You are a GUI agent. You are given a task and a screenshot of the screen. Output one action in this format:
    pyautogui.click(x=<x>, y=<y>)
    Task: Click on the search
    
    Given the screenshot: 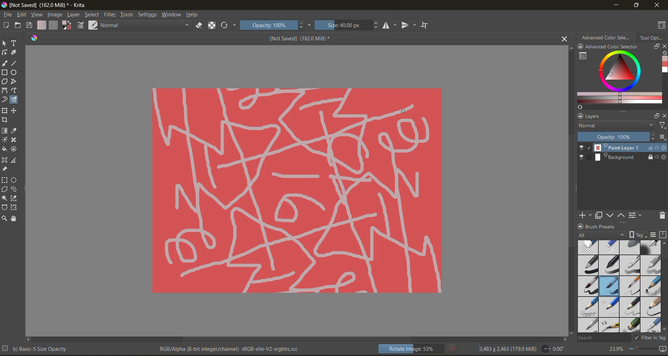 What is the action you would take?
    pyautogui.click(x=599, y=338)
    